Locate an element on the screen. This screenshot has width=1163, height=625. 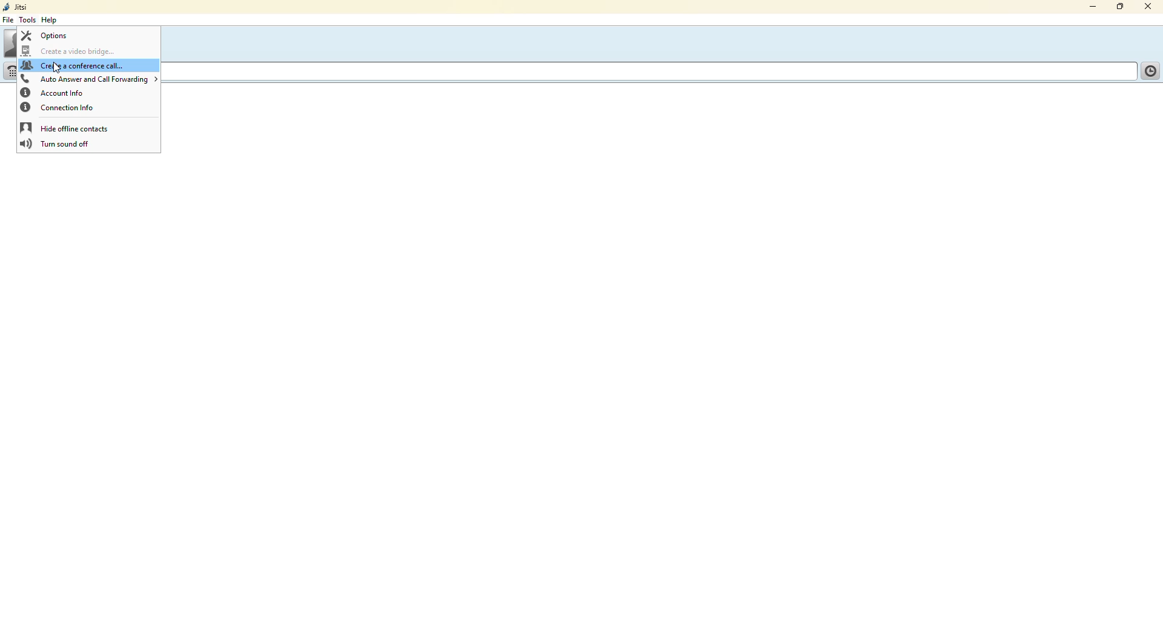
minimize is located at coordinates (1092, 7).